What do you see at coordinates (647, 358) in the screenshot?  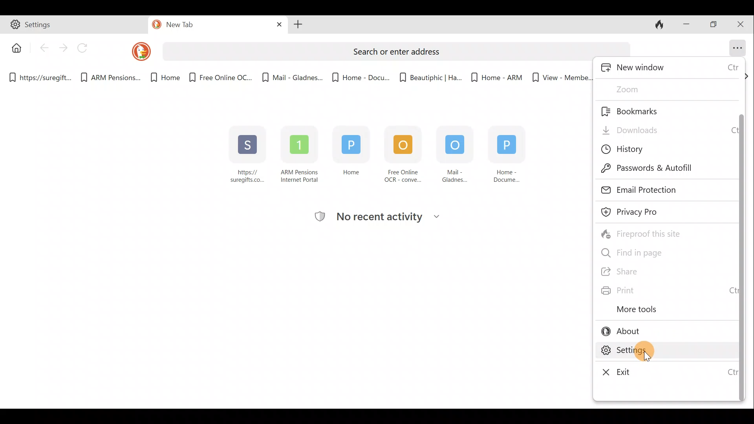 I see `cursor` at bounding box center [647, 358].